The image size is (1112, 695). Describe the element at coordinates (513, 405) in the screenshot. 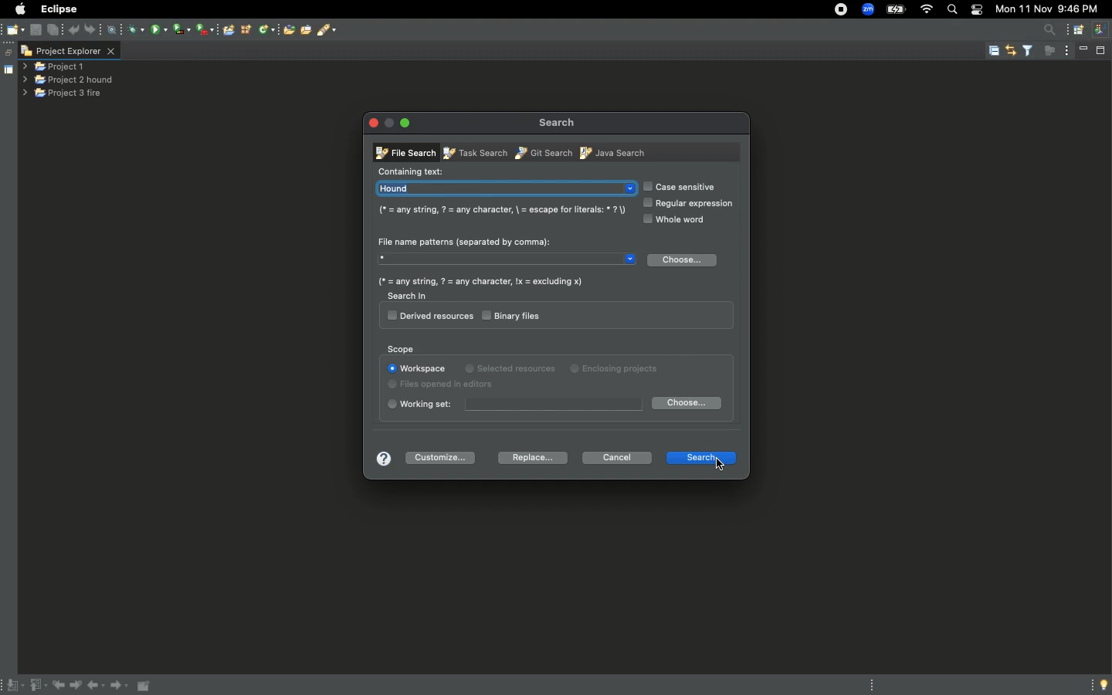

I see `Working set` at that location.